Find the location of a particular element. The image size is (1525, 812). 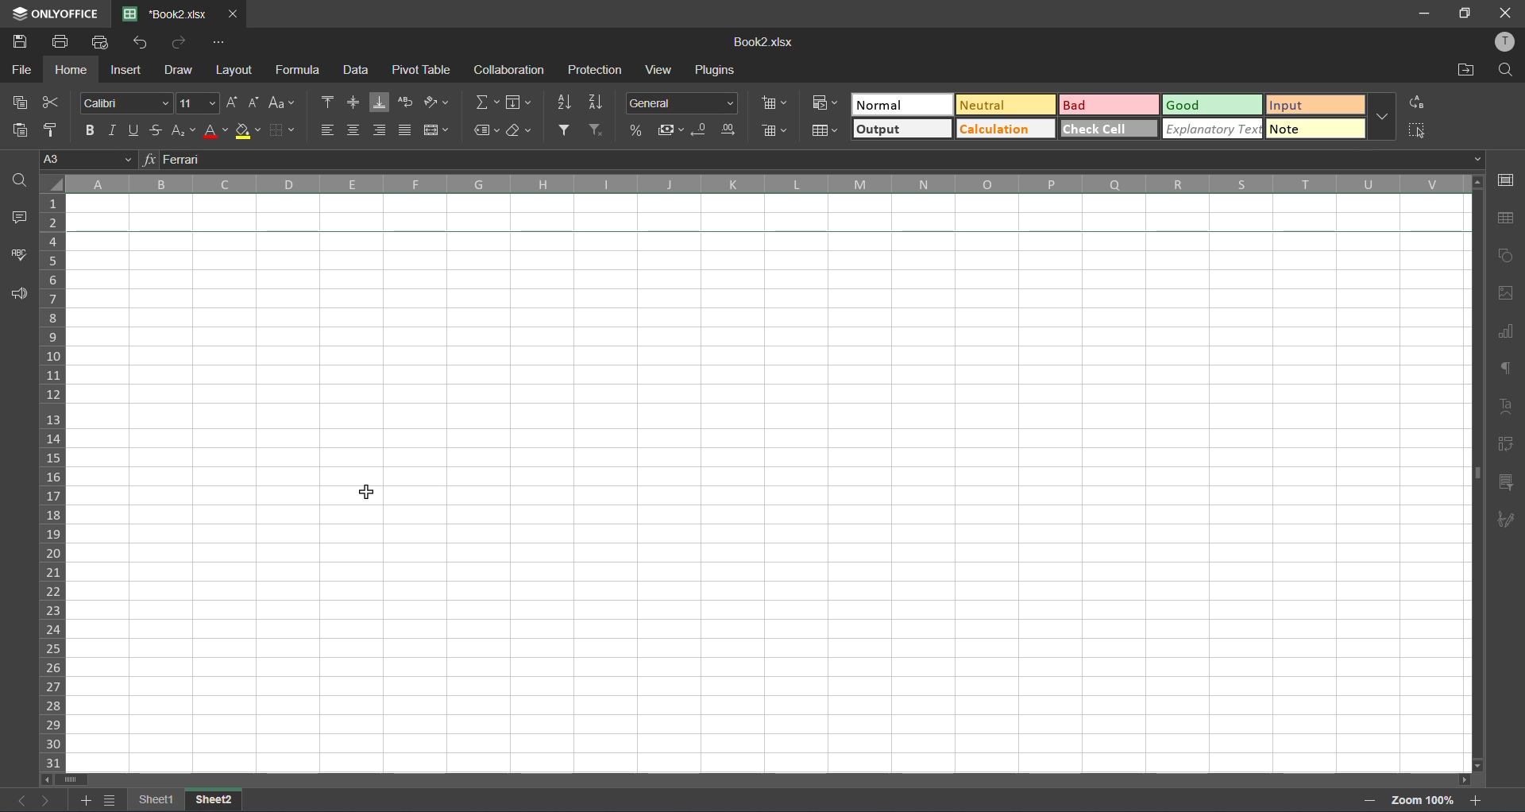

home is located at coordinates (68, 72).